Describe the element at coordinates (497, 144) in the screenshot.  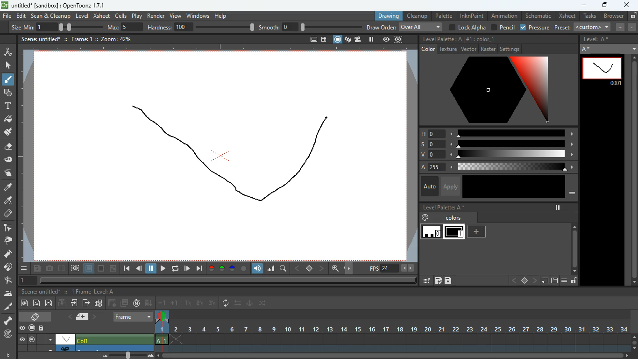
I see `s` at that location.